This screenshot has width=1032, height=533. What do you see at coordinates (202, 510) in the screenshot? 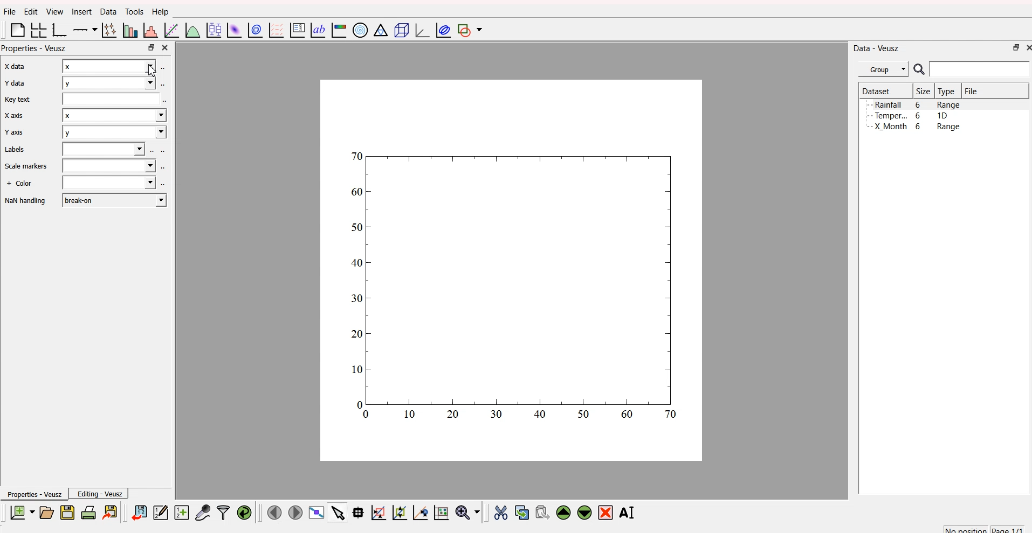
I see `capture a dataset` at bounding box center [202, 510].